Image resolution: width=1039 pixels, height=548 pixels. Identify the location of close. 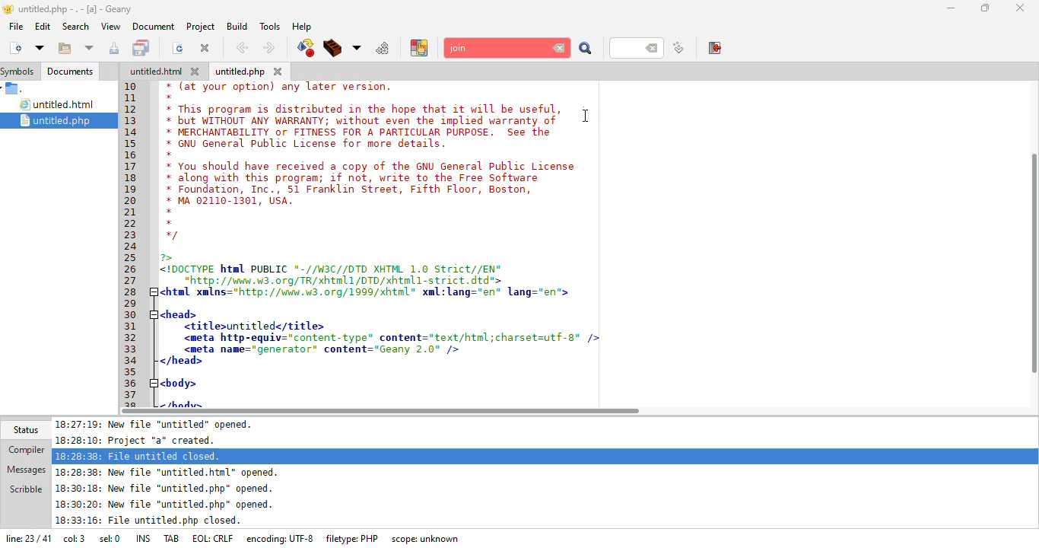
(198, 72).